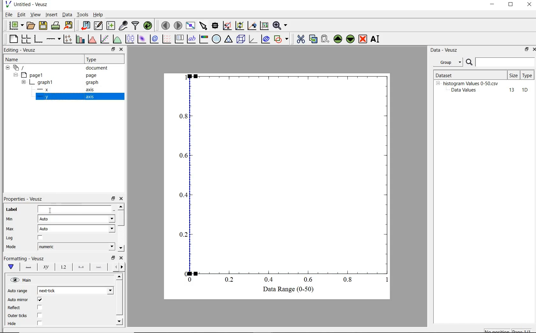 This screenshot has width=536, height=333. What do you see at coordinates (11, 324) in the screenshot?
I see `| Hide` at bounding box center [11, 324].